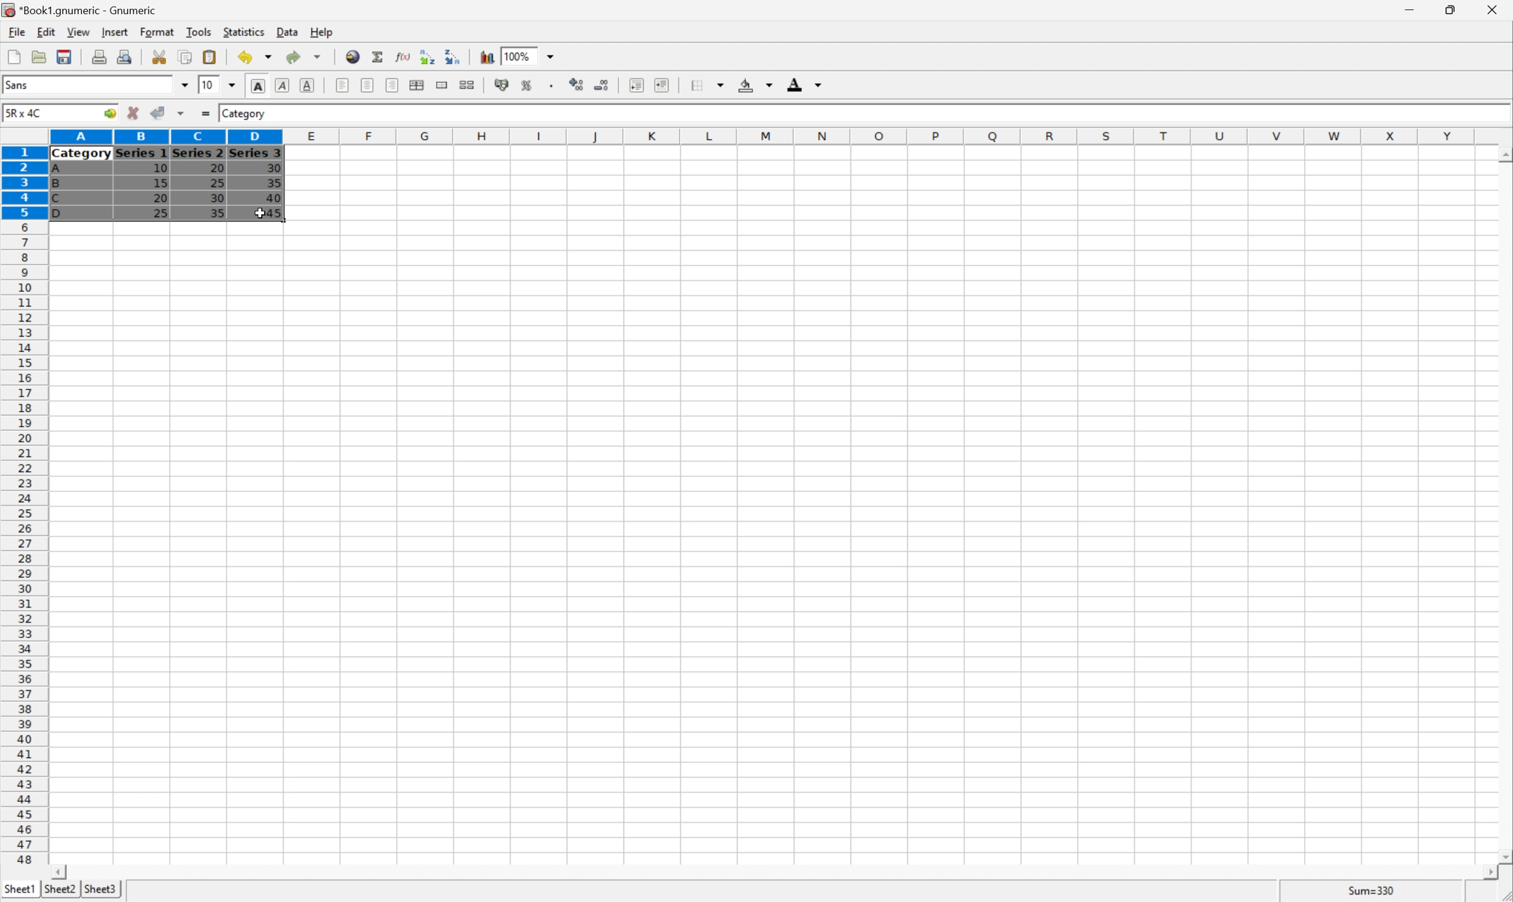 Image resolution: width=1513 pixels, height=902 pixels. I want to click on Sum in current cell, so click(379, 57).